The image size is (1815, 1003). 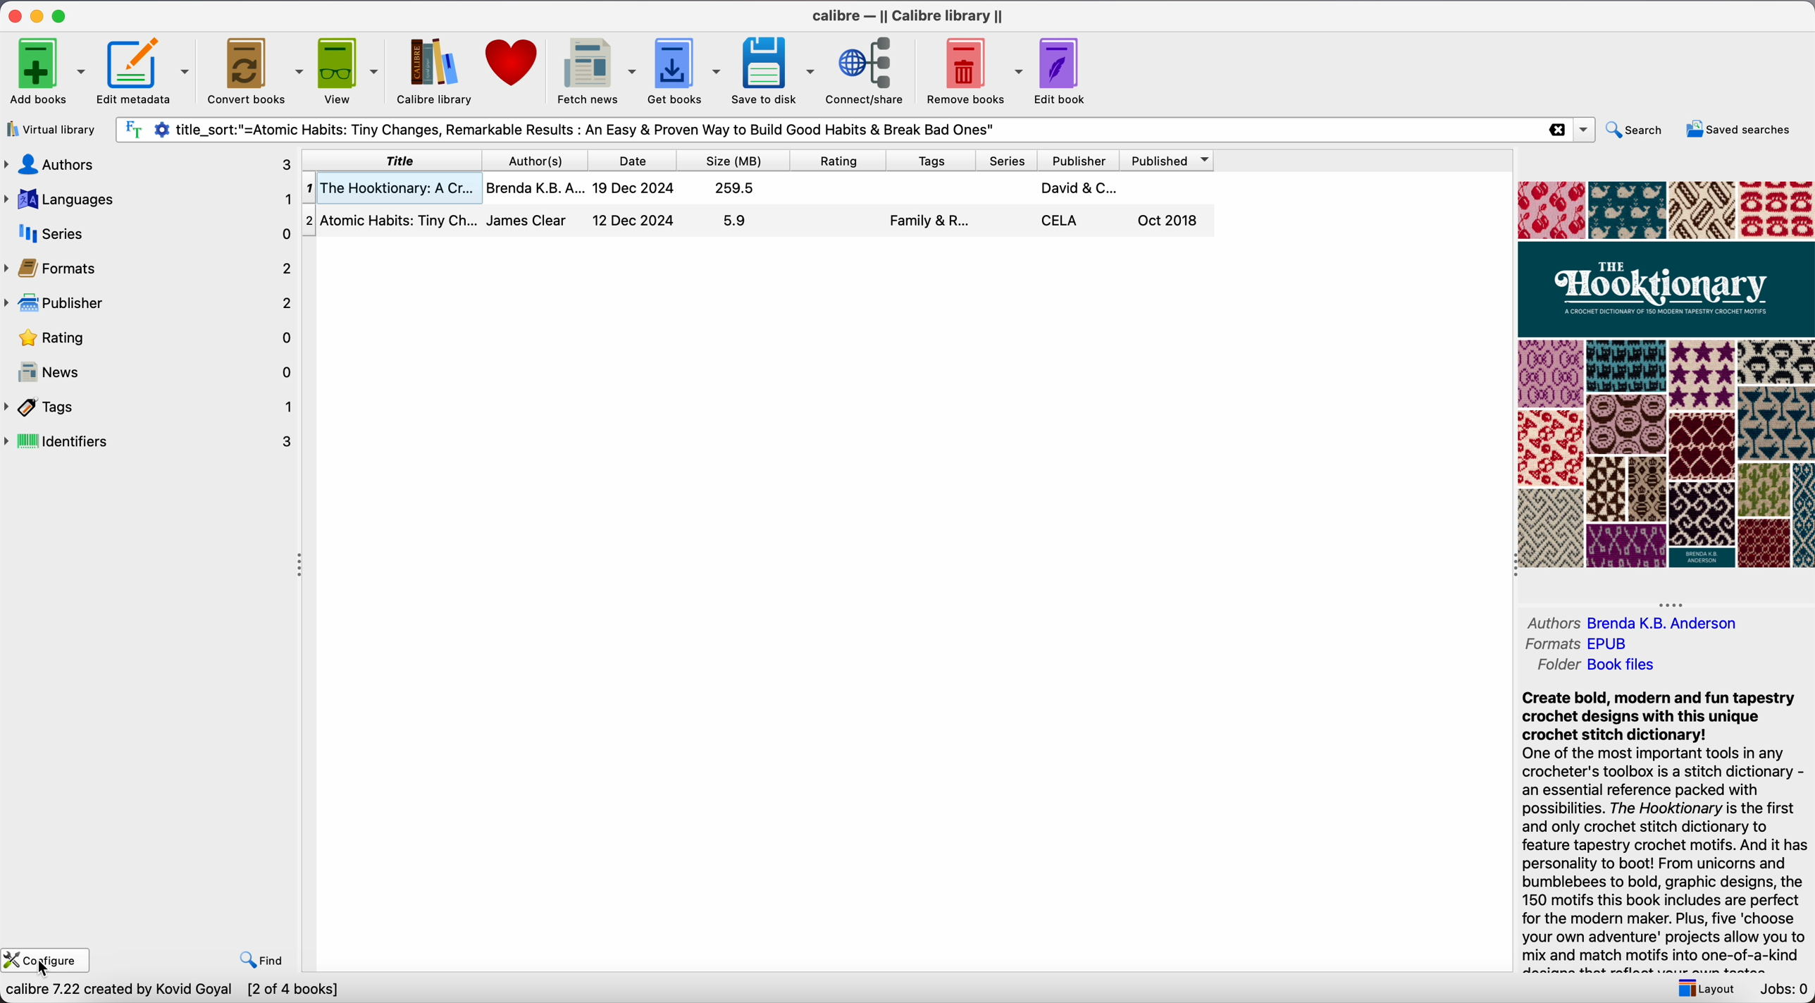 I want to click on edit metadata, so click(x=145, y=72).